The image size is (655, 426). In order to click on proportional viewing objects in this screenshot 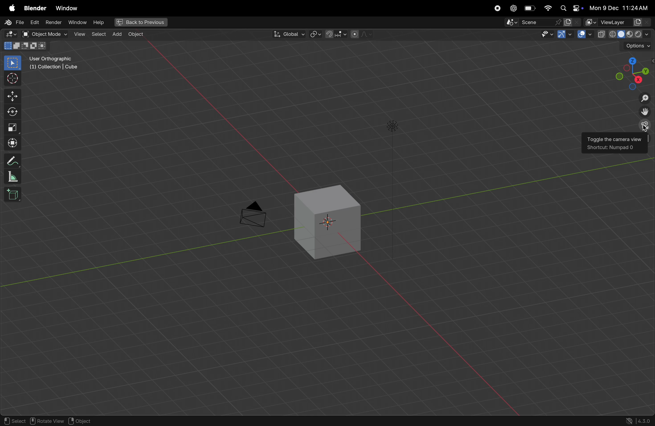, I will do `click(361, 35)`.